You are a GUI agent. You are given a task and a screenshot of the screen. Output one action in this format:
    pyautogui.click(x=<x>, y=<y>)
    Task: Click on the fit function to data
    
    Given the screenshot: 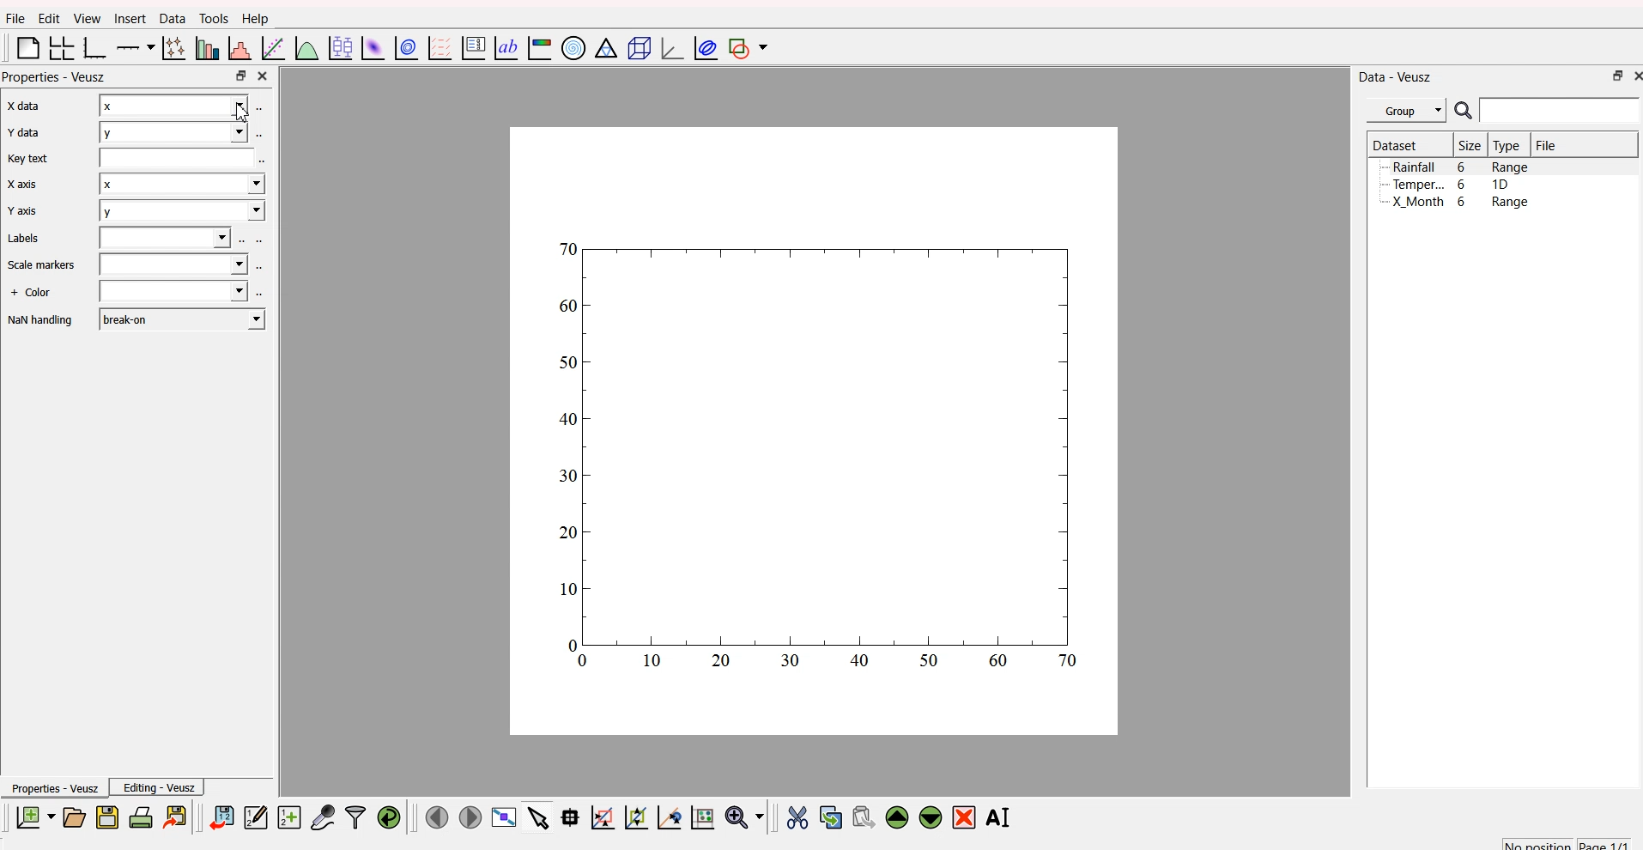 What is the action you would take?
    pyautogui.click(x=273, y=49)
    